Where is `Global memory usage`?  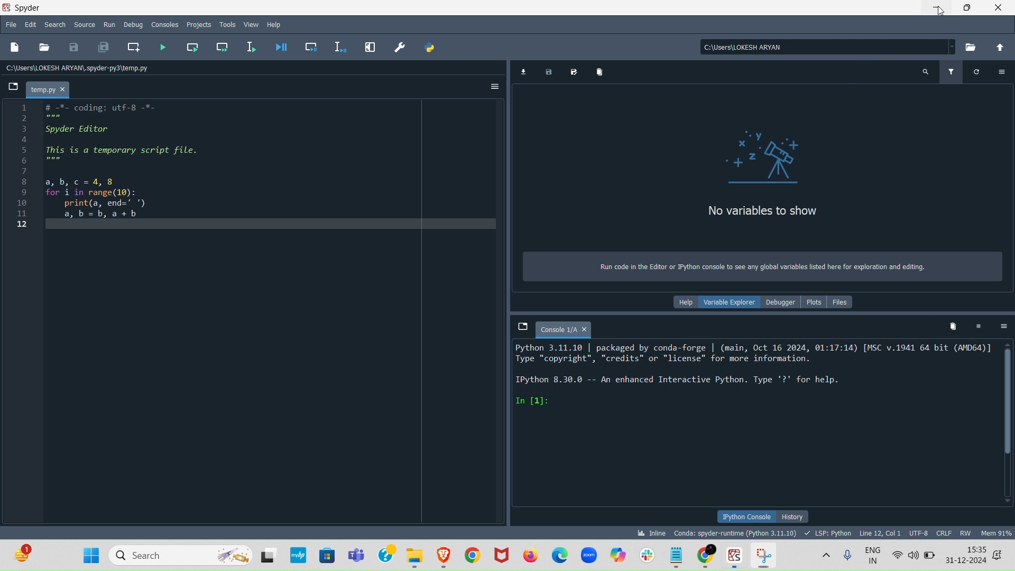
Global memory usage is located at coordinates (995, 532).